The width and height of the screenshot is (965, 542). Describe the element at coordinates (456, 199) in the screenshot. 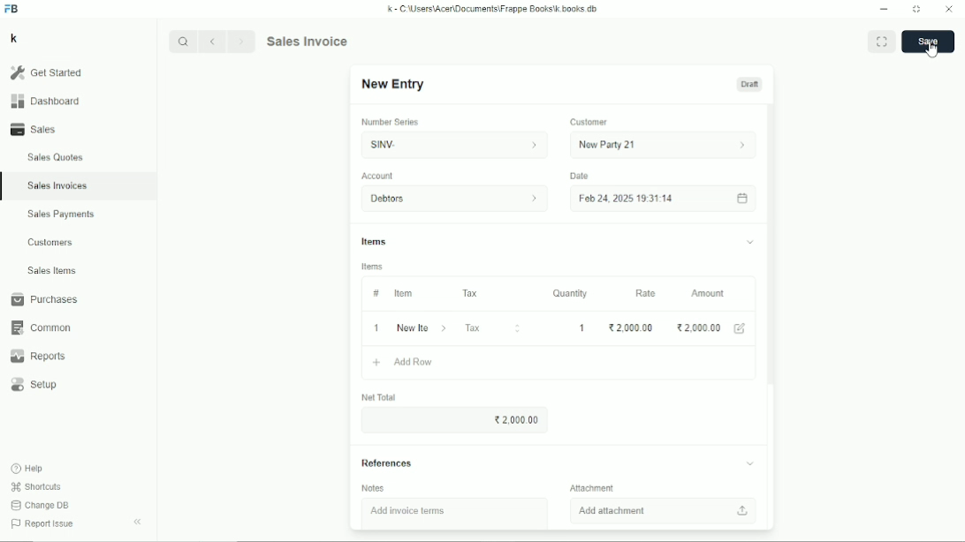

I see `Debtors` at that location.